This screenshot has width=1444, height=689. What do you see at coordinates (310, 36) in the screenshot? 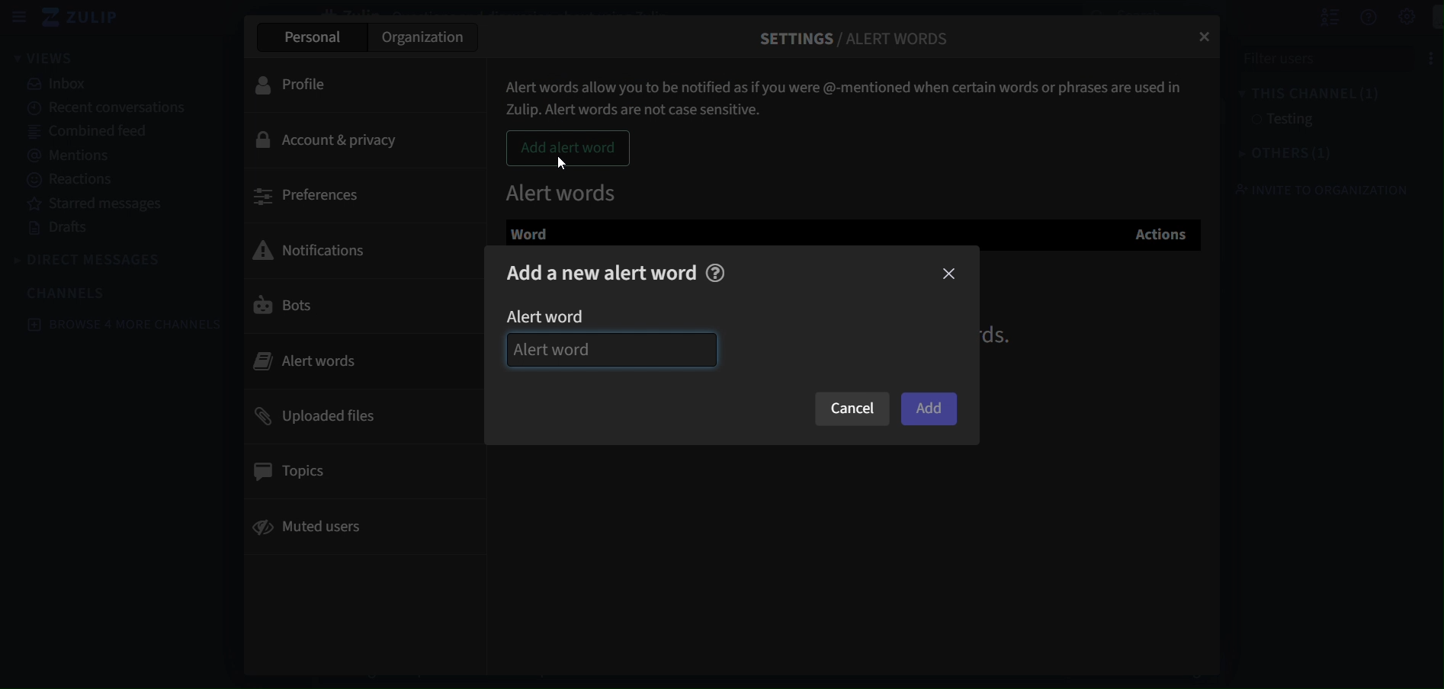
I see `personal` at bounding box center [310, 36].